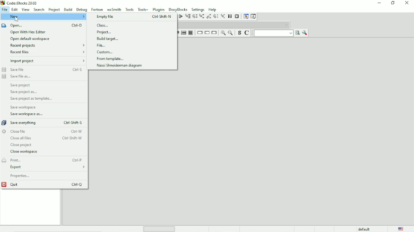  Describe the element at coordinates (213, 9) in the screenshot. I see `Help` at that location.